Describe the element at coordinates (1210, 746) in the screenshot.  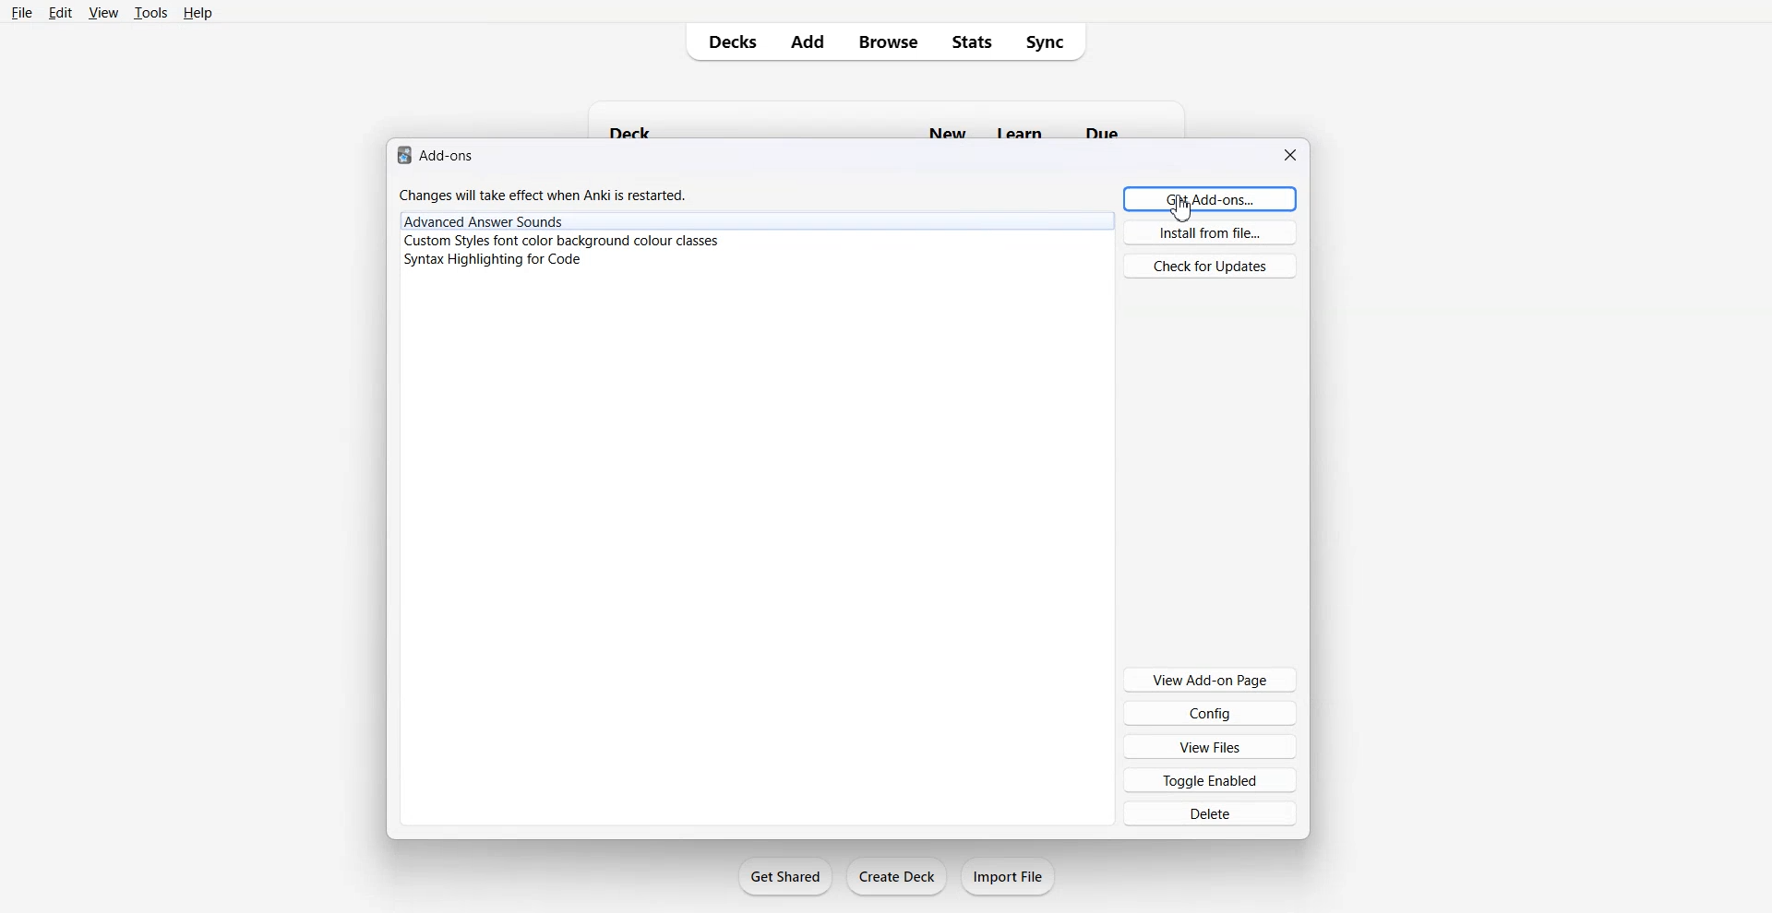
I see `View Files` at that location.